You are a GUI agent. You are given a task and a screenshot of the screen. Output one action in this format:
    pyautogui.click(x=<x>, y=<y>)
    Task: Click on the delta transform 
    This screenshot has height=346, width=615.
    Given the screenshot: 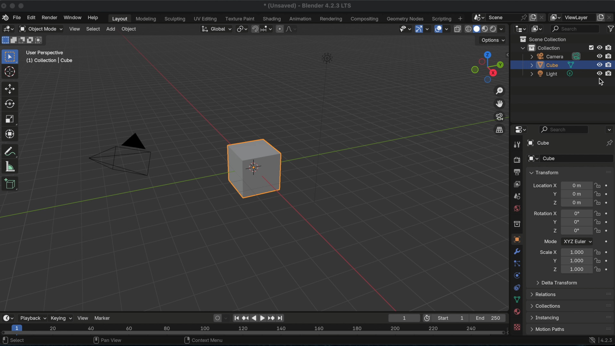 What is the action you would take?
    pyautogui.click(x=558, y=283)
    